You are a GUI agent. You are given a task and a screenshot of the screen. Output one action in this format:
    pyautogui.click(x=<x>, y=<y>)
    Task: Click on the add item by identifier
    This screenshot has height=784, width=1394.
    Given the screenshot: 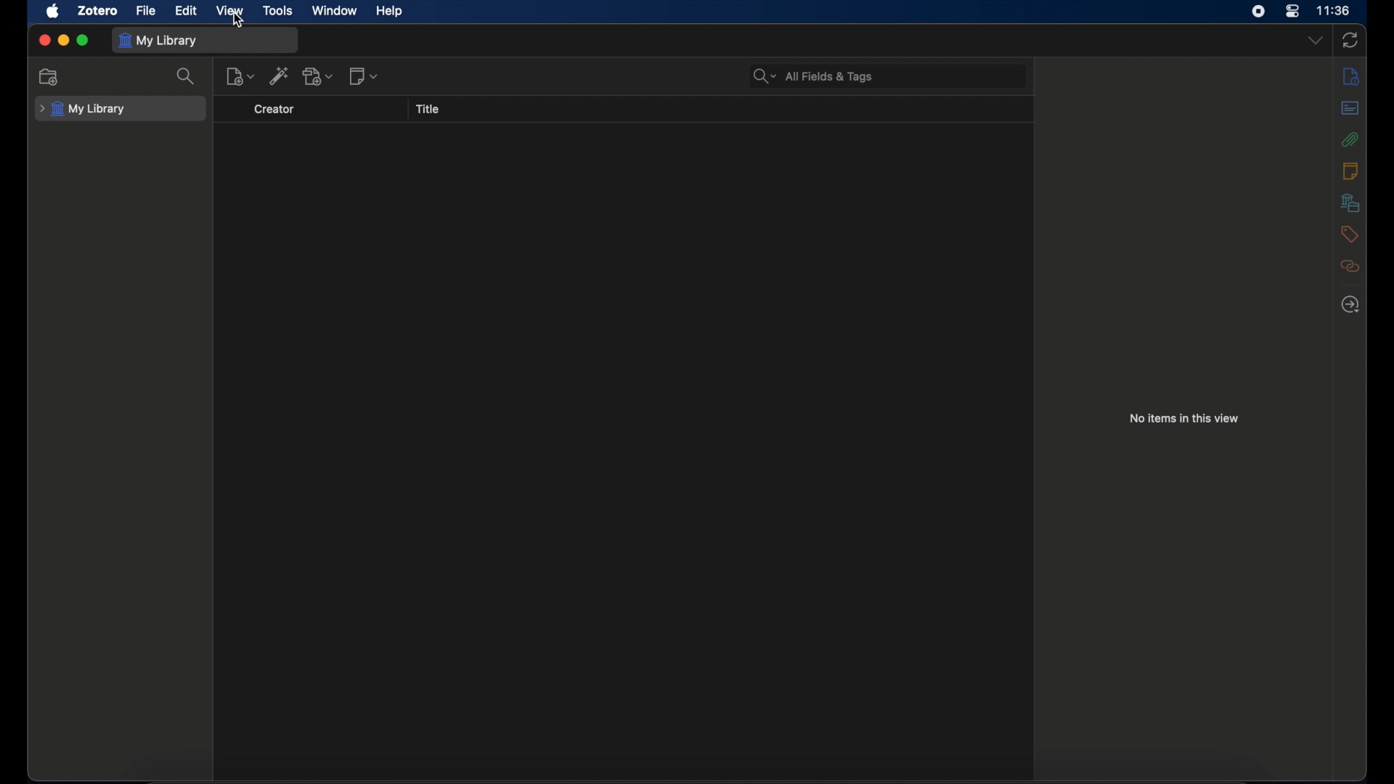 What is the action you would take?
    pyautogui.click(x=280, y=75)
    